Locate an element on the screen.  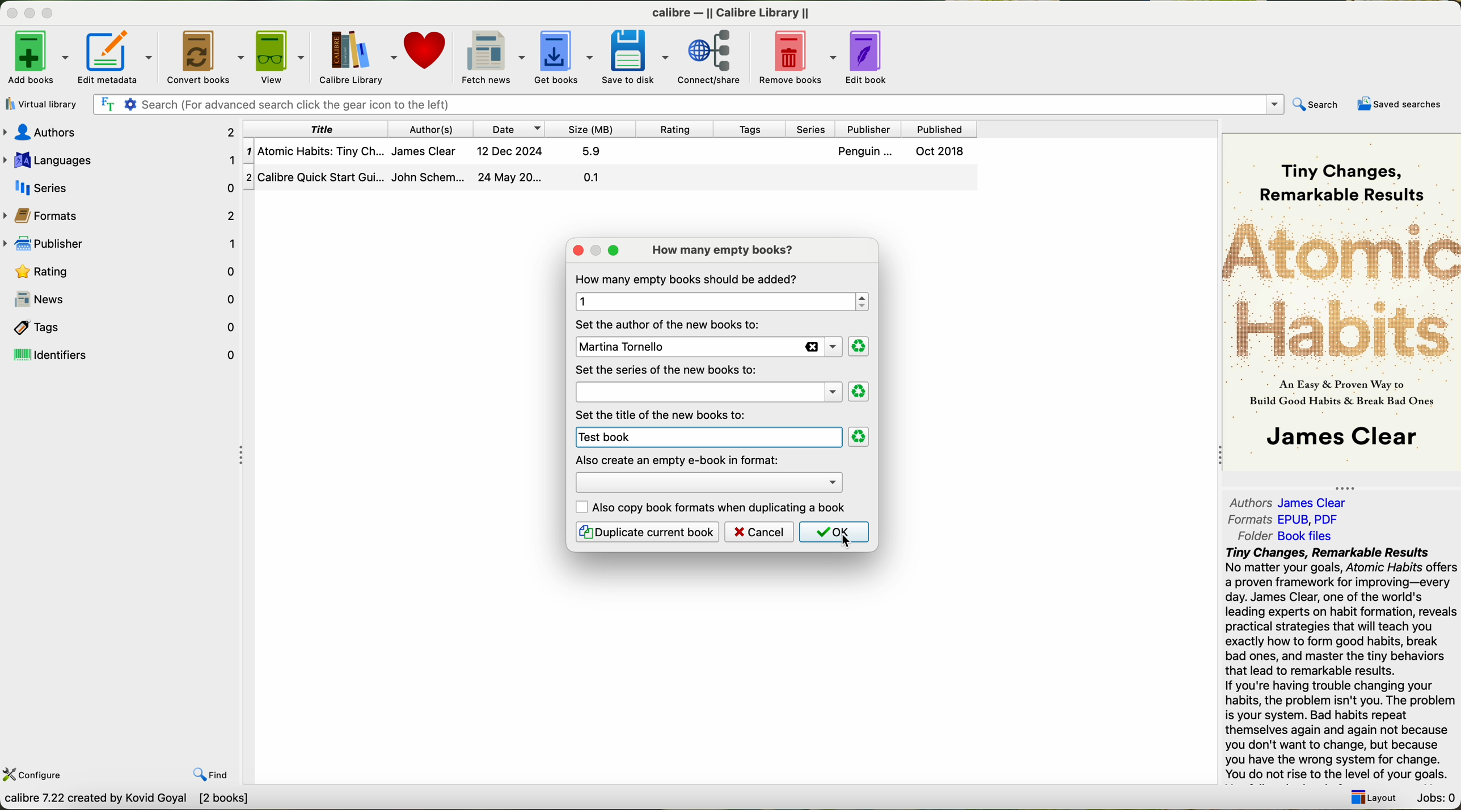
edit metadata is located at coordinates (117, 57).